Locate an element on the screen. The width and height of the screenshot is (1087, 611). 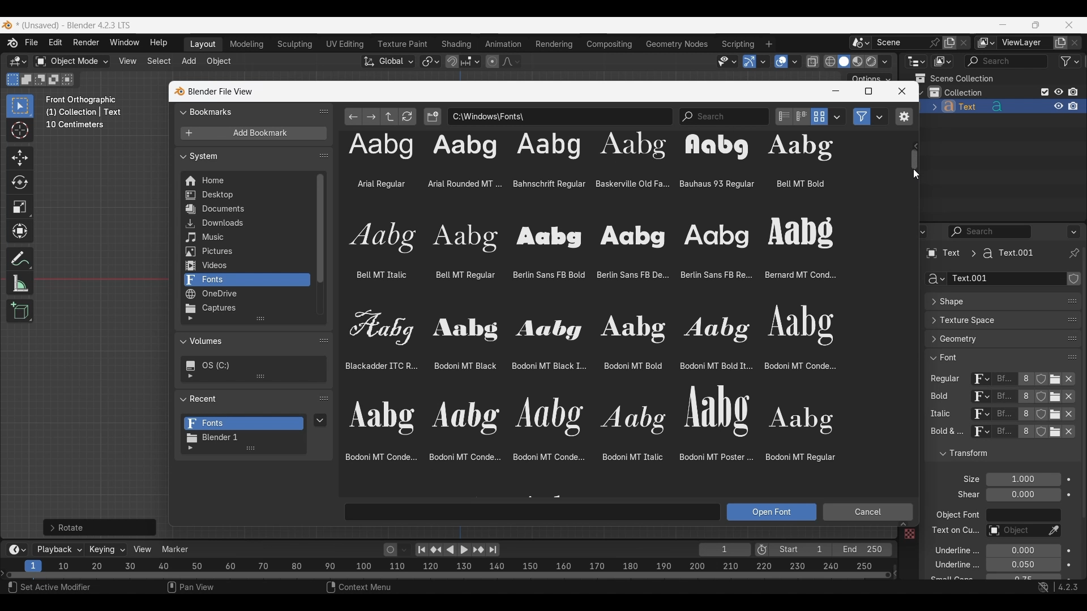
Name of current font of each attribute is located at coordinates (1004, 380).